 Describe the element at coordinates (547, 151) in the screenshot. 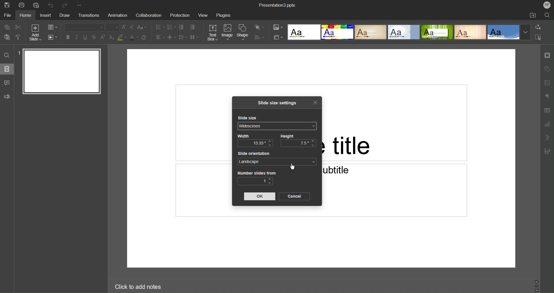

I see `Signature` at that location.